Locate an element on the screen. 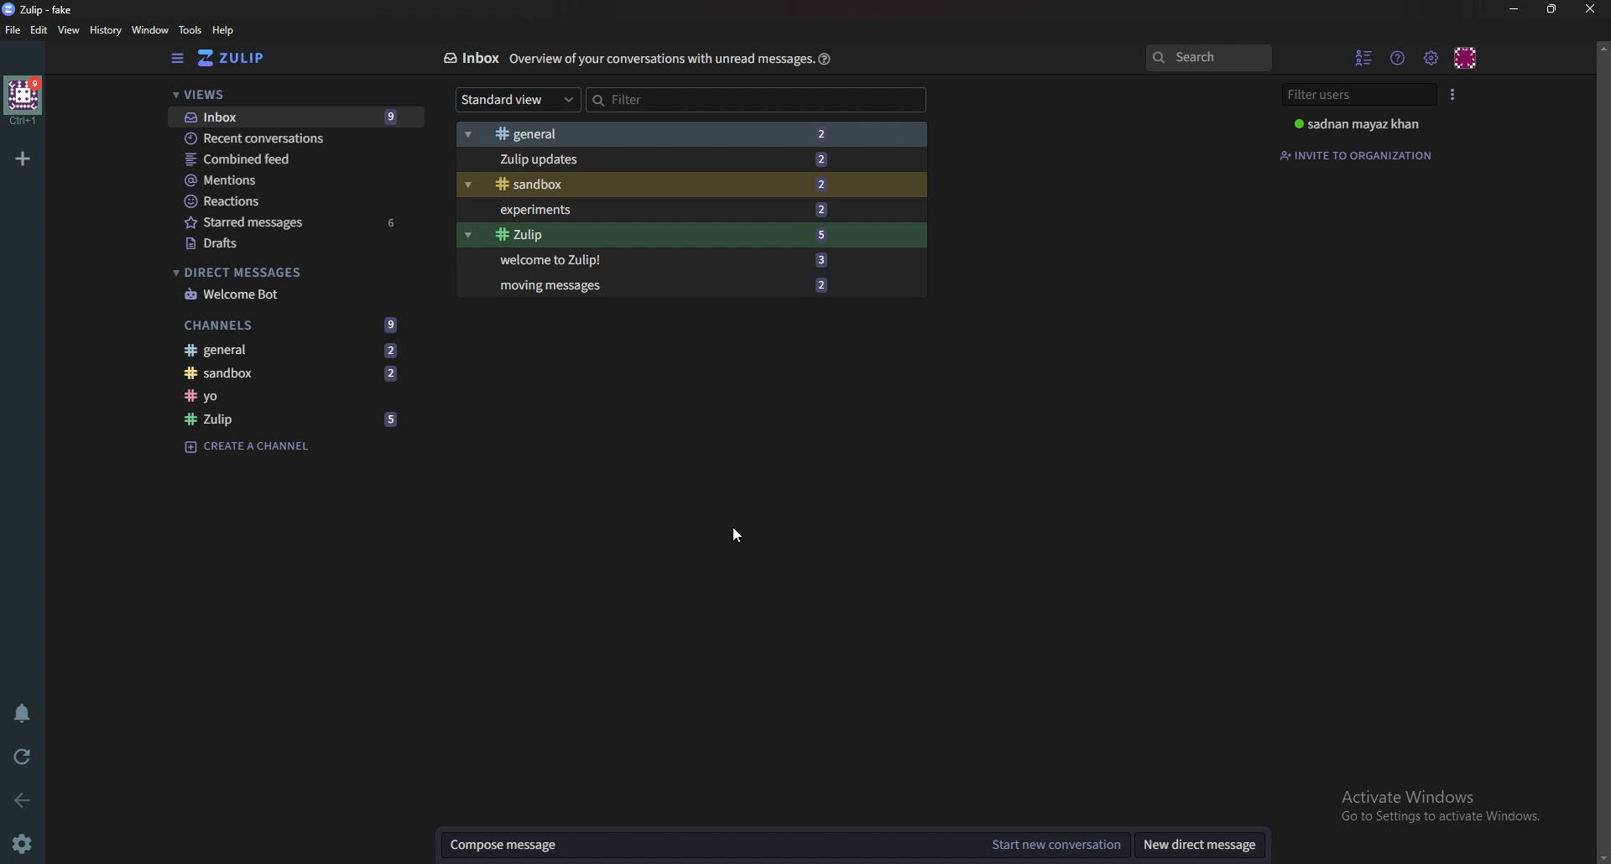 The image size is (1611, 864). Sandbox is located at coordinates (660, 185).